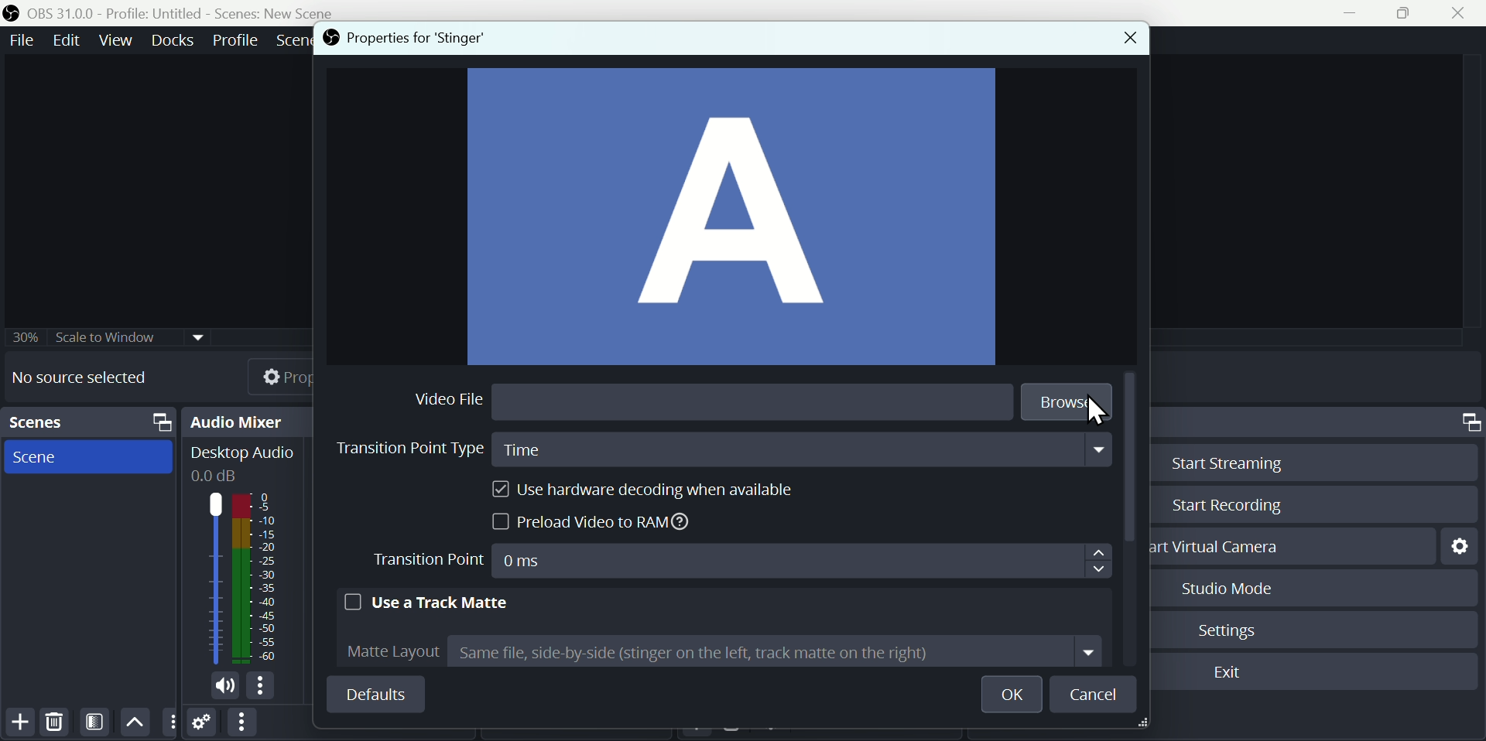 The image size is (1486, 741). I want to click on Scenes, so click(92, 422).